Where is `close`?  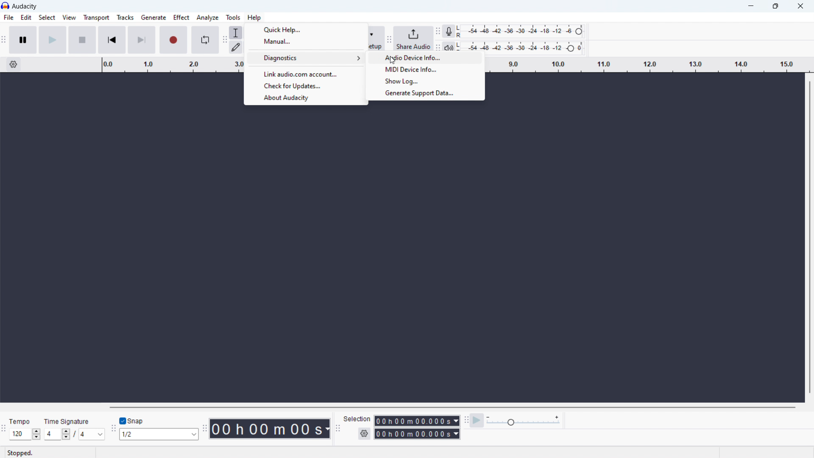 close is located at coordinates (801, 6).